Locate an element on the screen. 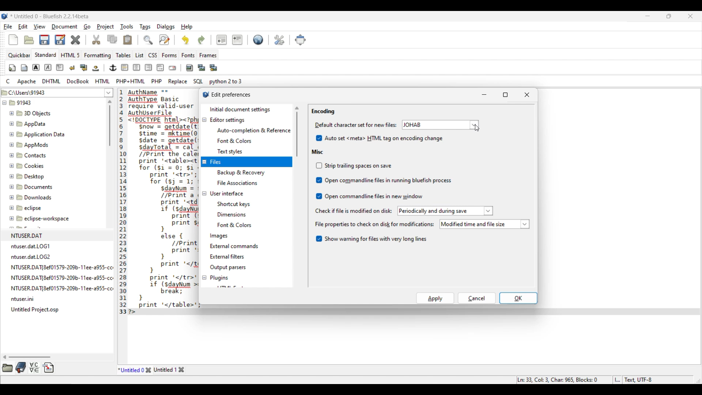 The height and width of the screenshot is (395, 702). OK is located at coordinates (518, 298).